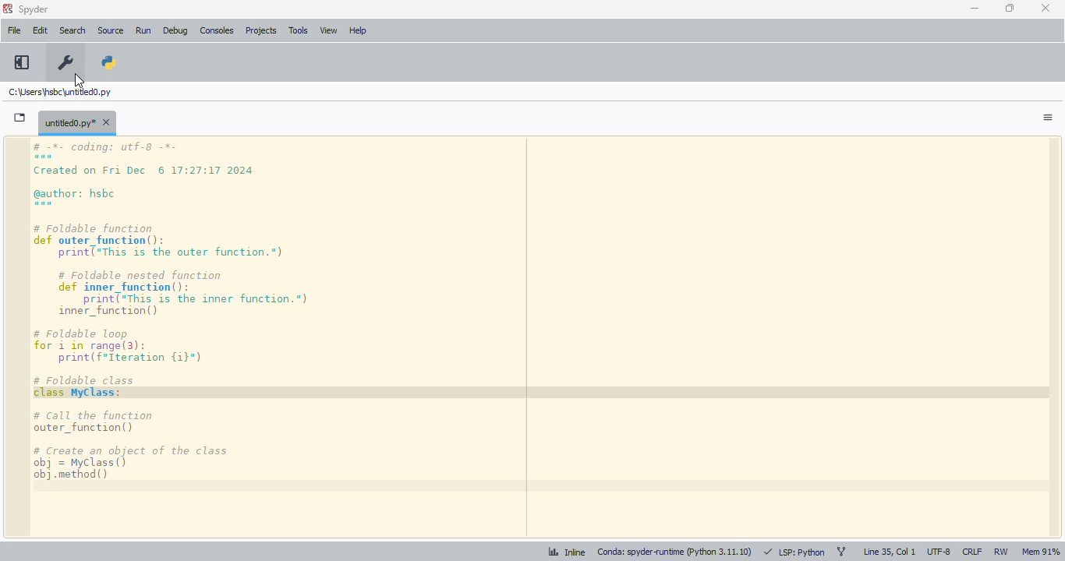 The image size is (1065, 561). I want to click on cursor, so click(80, 81).